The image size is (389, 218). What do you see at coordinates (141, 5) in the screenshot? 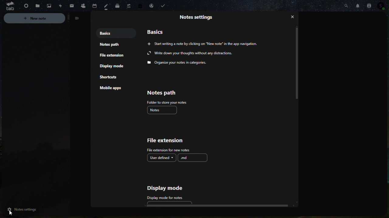
I see `Free trial` at bounding box center [141, 5].